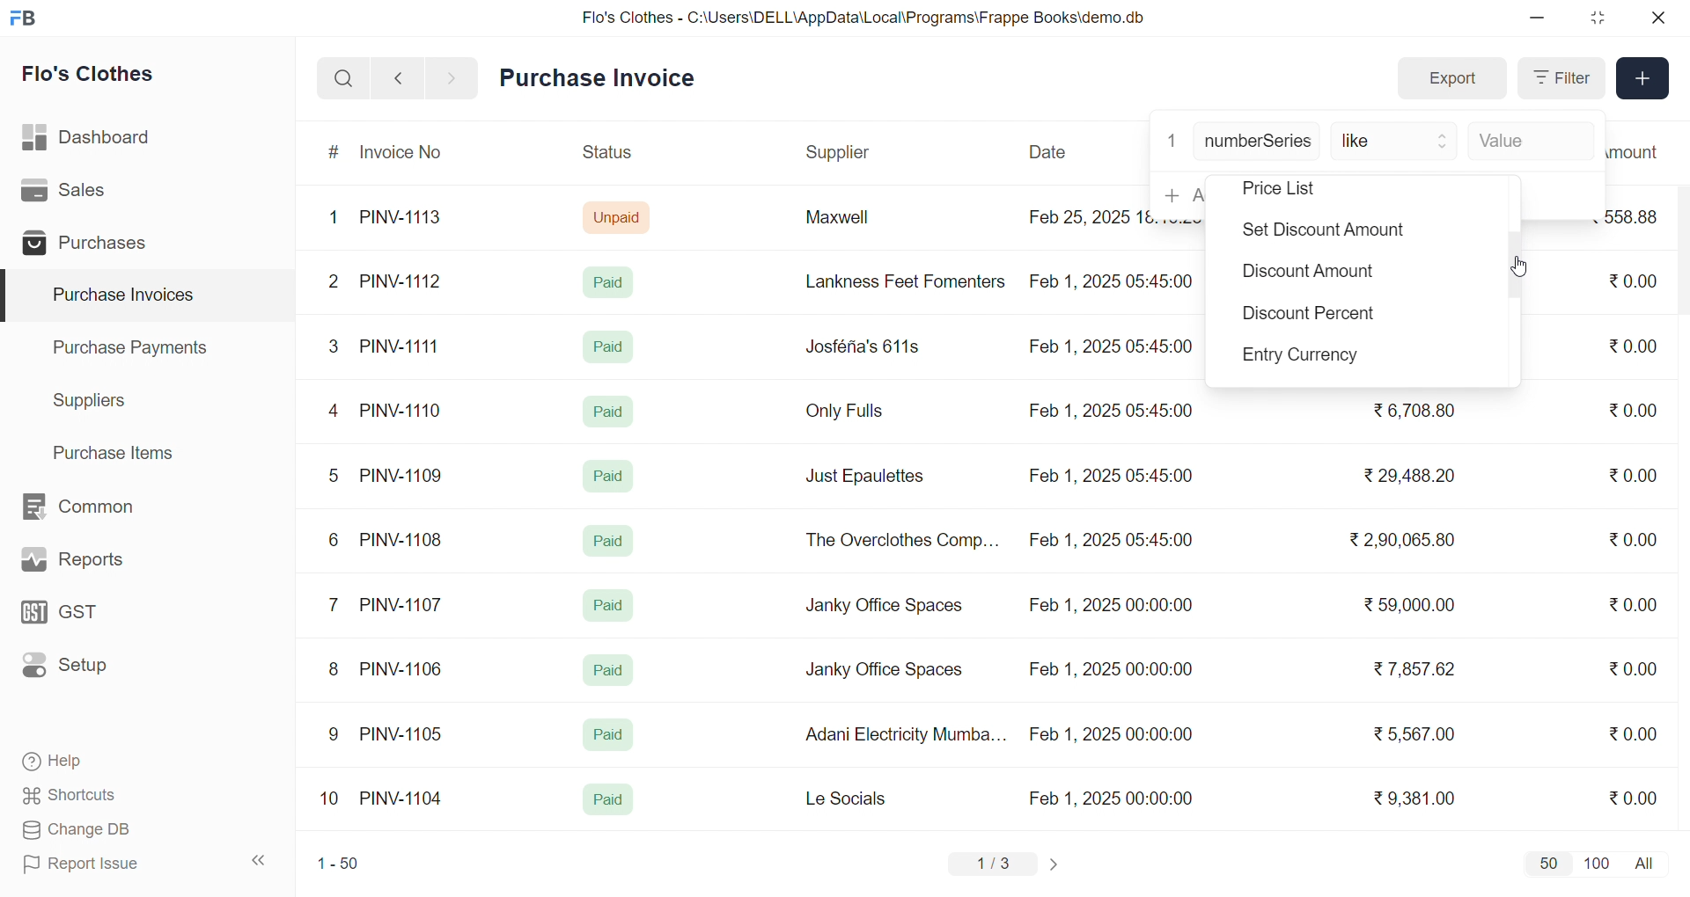 The width and height of the screenshot is (1690, 897). Describe the element at coordinates (93, 564) in the screenshot. I see `Reports` at that location.